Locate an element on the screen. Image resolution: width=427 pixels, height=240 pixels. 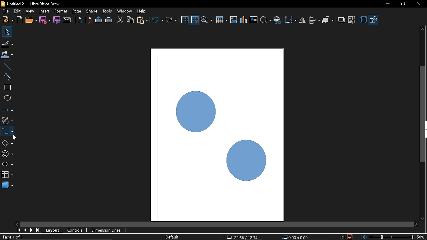
Insert table is located at coordinates (222, 20).